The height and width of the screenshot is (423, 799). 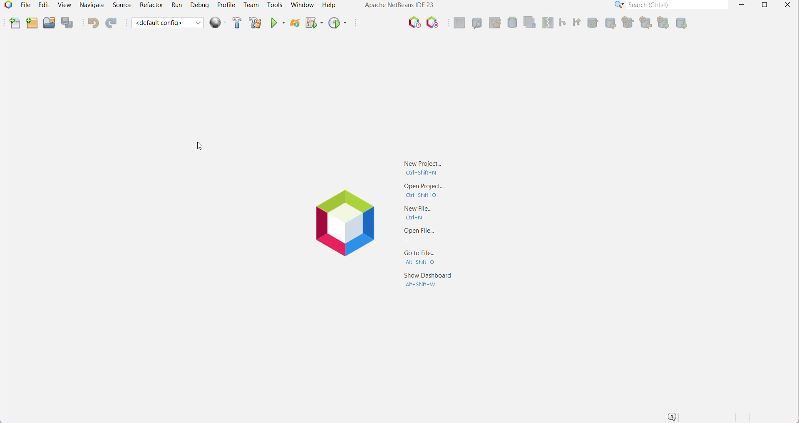 What do you see at coordinates (255, 23) in the screenshot?
I see `Clean and Build Main Project` at bounding box center [255, 23].